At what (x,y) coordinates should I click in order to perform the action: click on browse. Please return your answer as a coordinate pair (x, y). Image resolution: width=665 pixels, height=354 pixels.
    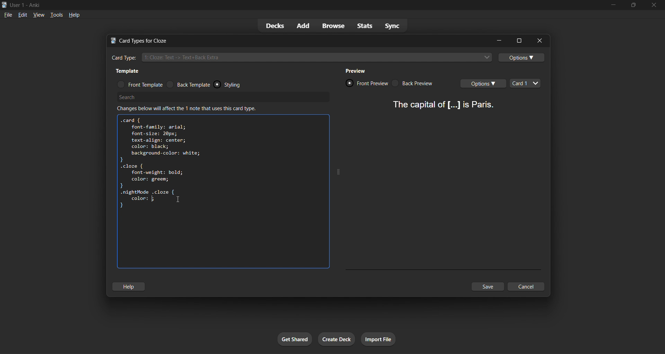
    Looking at the image, I should click on (332, 26).